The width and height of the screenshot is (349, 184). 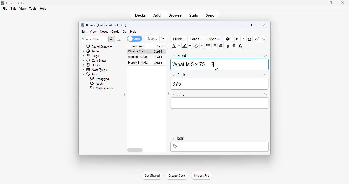 I want to click on edit, so click(x=84, y=31).